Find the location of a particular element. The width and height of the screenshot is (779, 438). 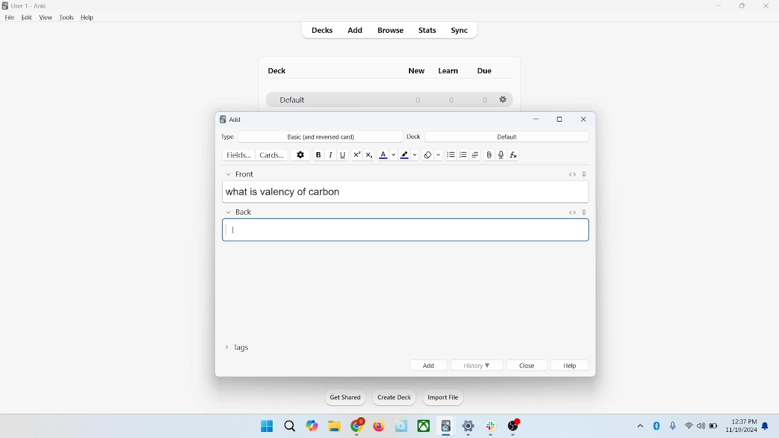

deck is located at coordinates (415, 136).